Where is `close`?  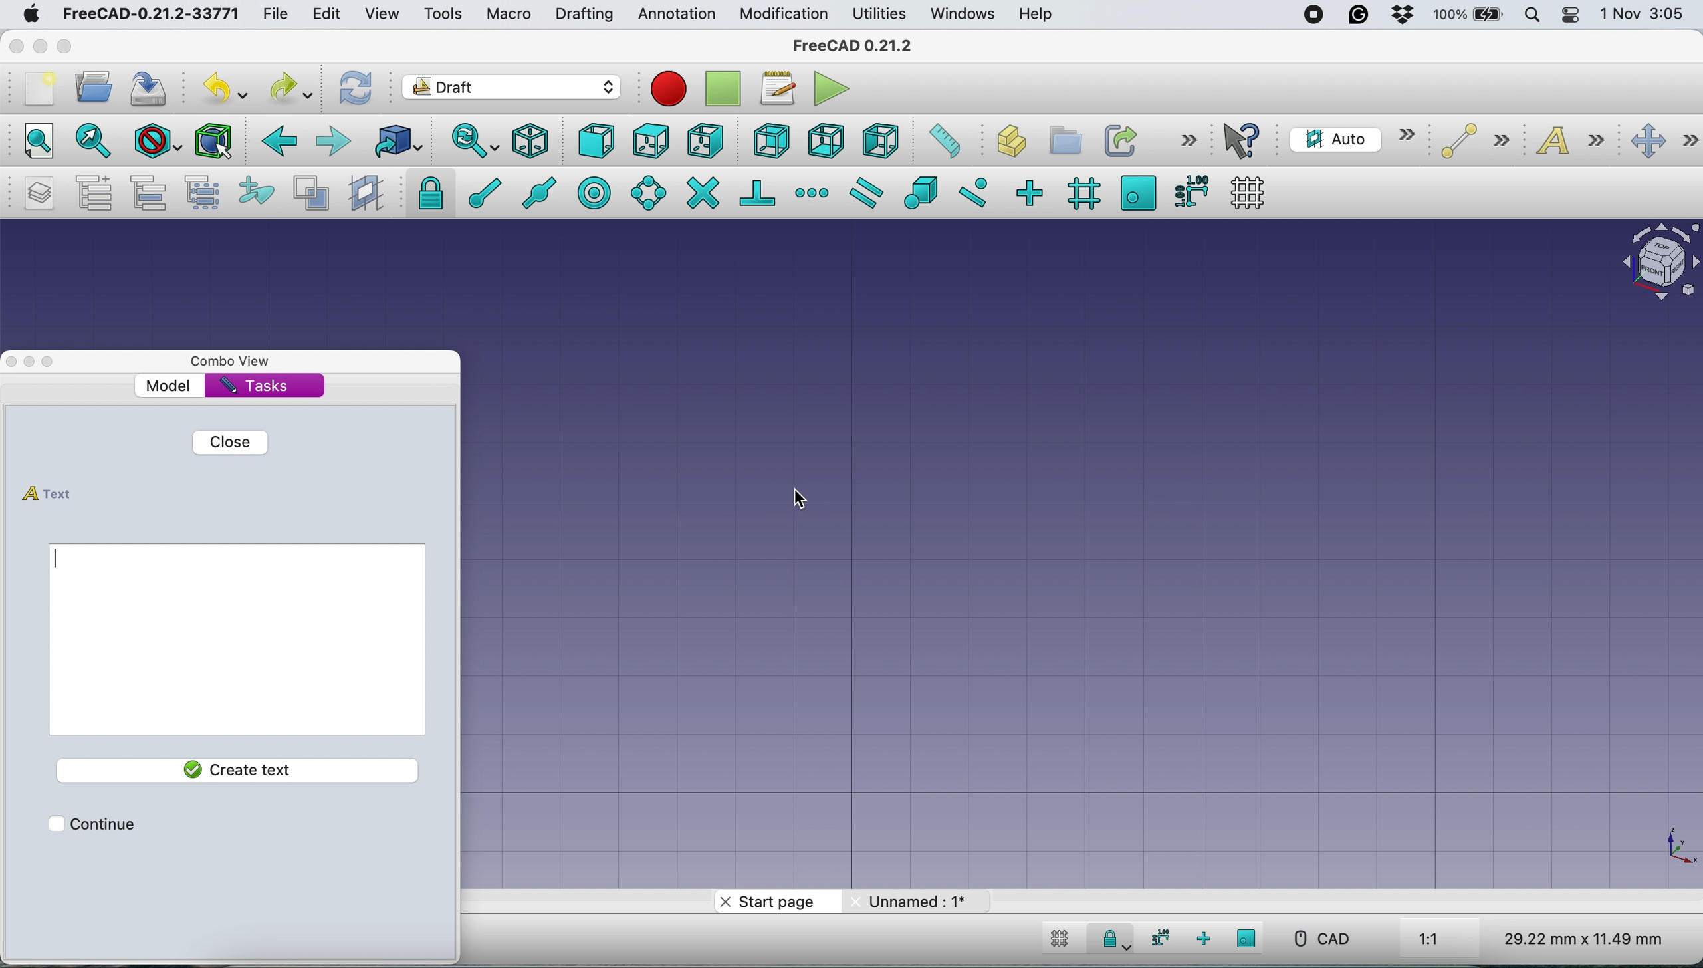 close is located at coordinates (11, 358).